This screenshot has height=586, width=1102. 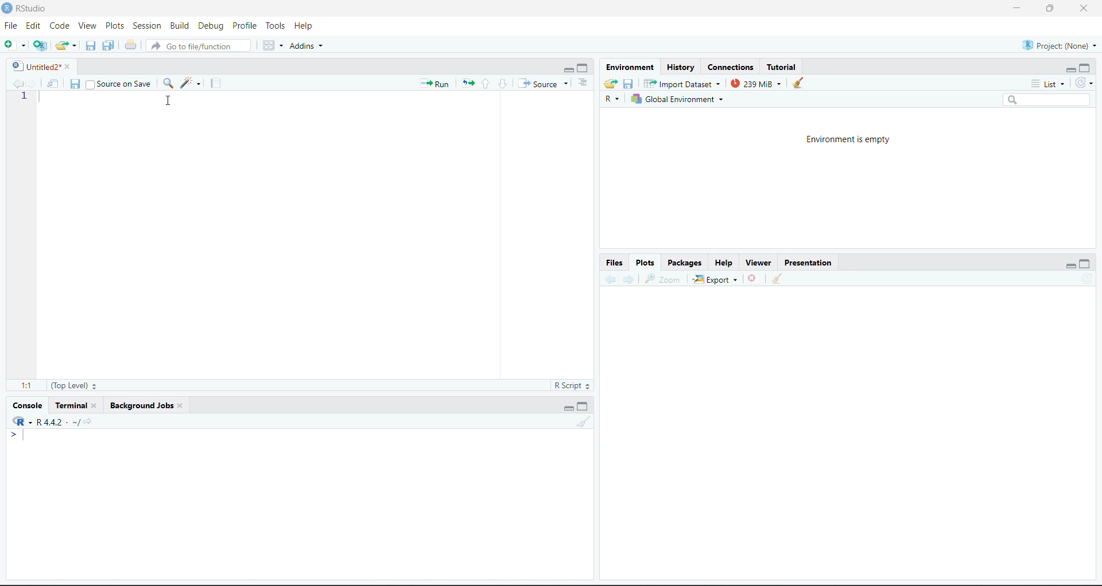 I want to click on File, so click(x=13, y=26).